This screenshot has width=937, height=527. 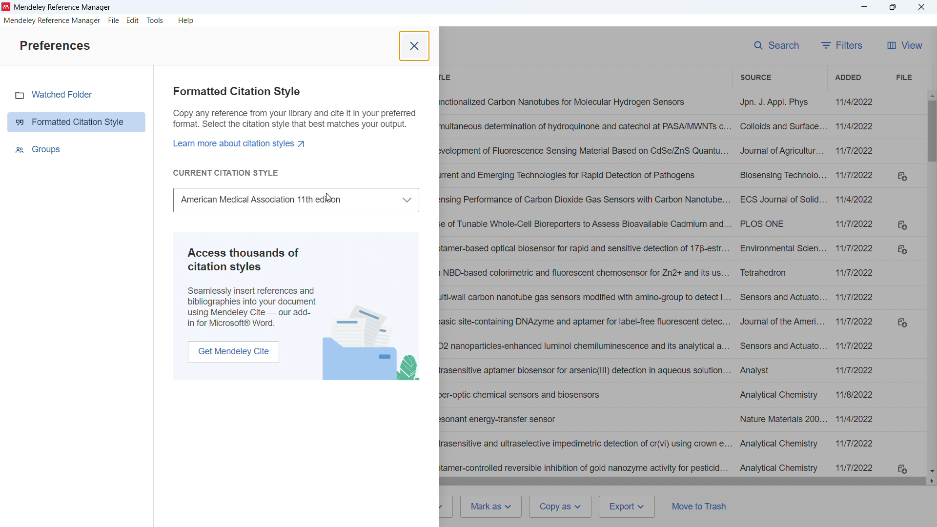 What do you see at coordinates (865, 7) in the screenshot?
I see `minimise ` at bounding box center [865, 7].